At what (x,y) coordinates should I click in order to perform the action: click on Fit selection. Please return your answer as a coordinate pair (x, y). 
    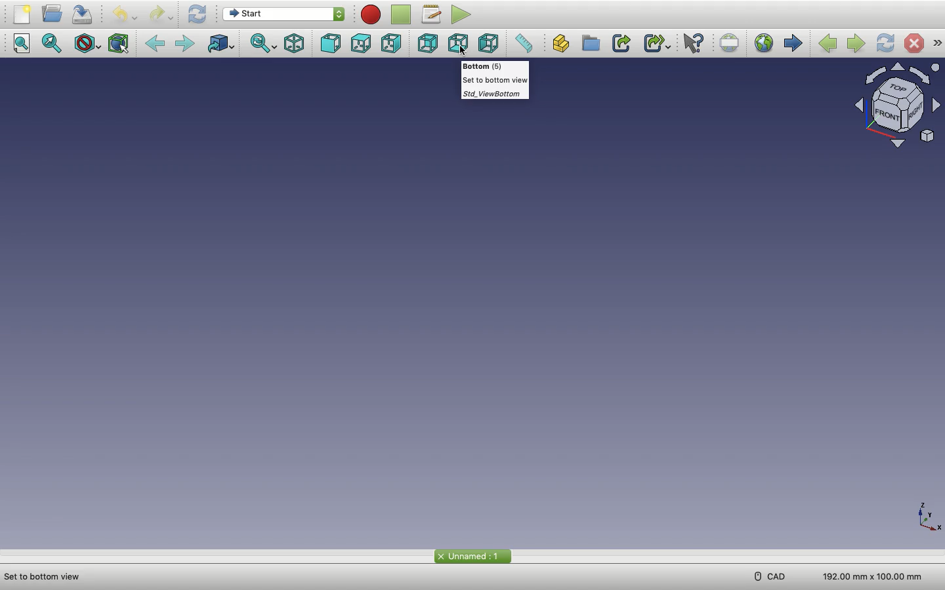
    Looking at the image, I should click on (52, 43).